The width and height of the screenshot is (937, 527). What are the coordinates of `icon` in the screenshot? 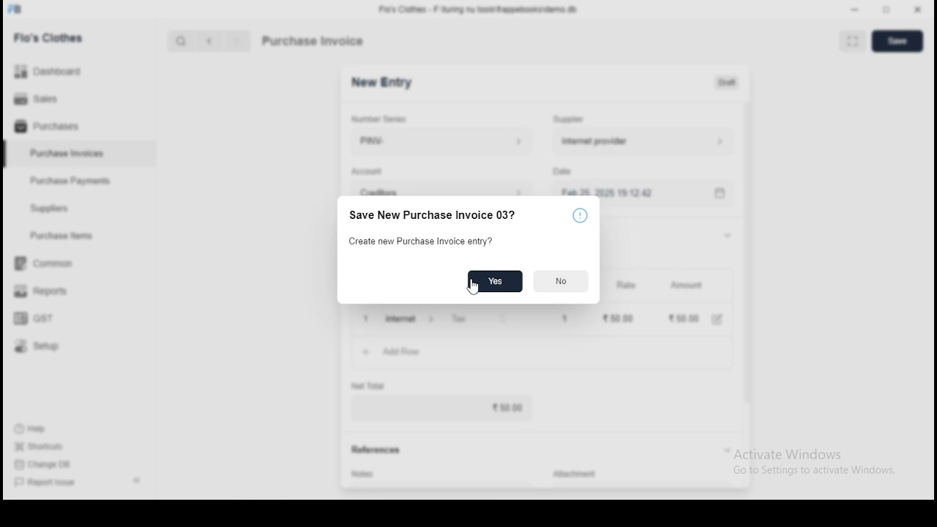 It's located at (581, 214).